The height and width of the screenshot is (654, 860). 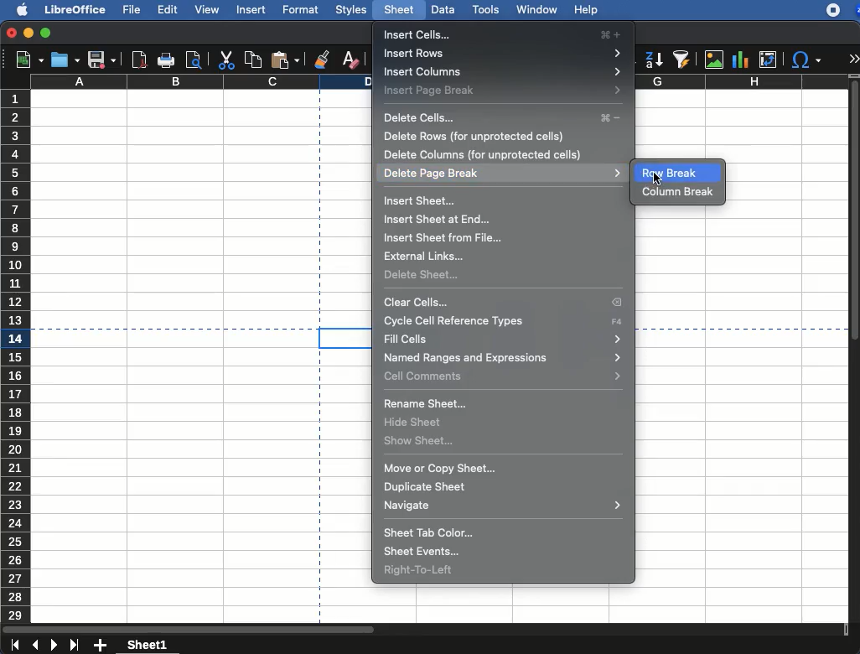 What do you see at coordinates (288, 59) in the screenshot?
I see `paste` at bounding box center [288, 59].